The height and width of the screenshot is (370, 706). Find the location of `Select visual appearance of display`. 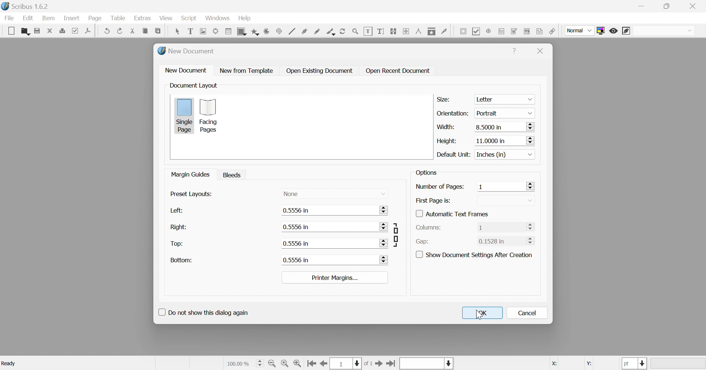

Select visual appearance of display is located at coordinates (664, 31).